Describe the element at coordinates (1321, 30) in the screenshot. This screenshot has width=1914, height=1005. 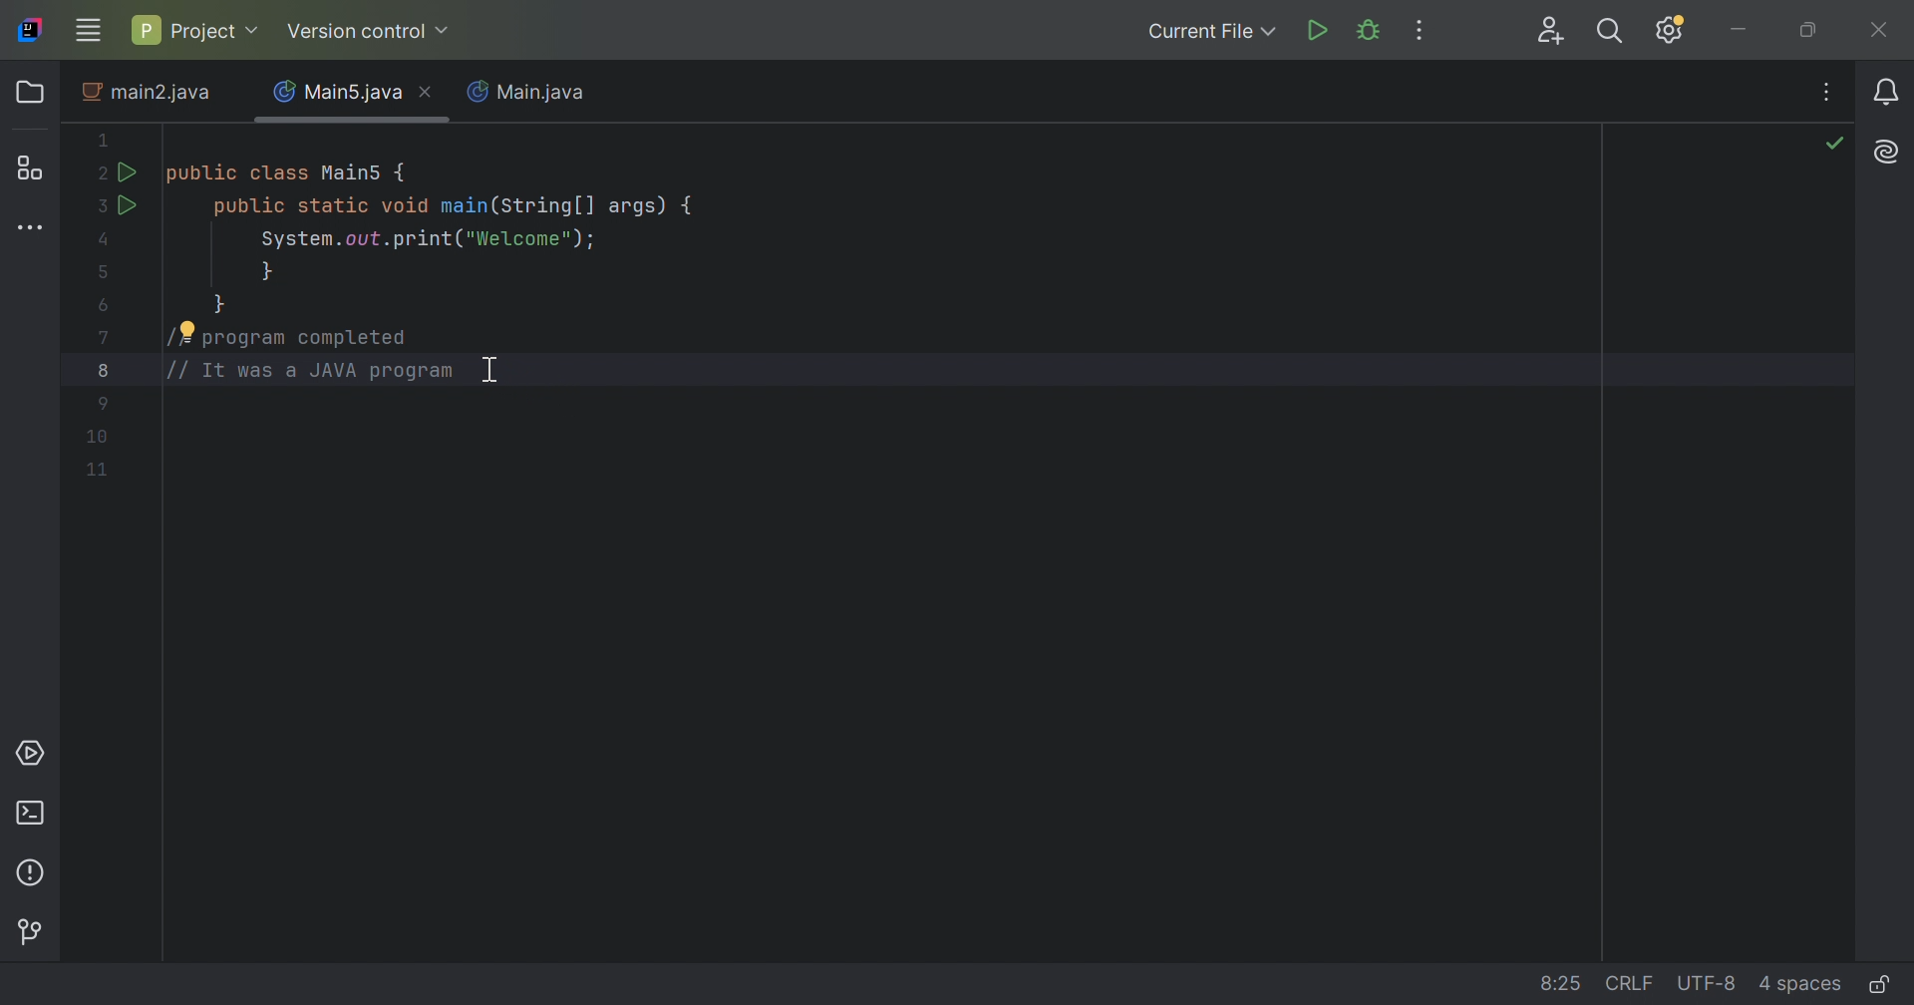
I see `Run` at that location.